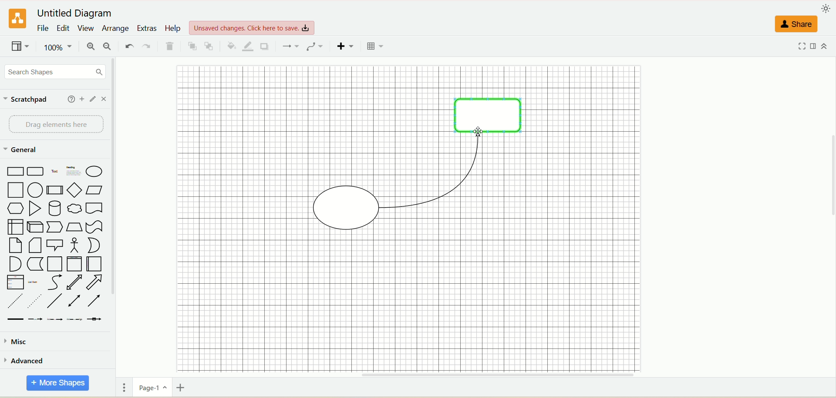 This screenshot has height=398, width=836. I want to click on logo, so click(16, 19).